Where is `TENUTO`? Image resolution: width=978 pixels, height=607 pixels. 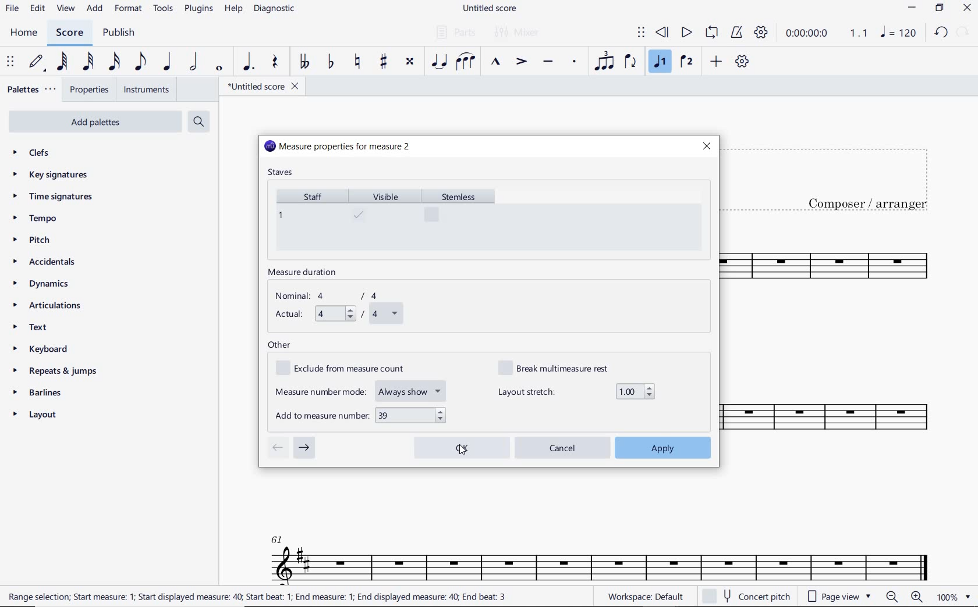 TENUTO is located at coordinates (547, 63).